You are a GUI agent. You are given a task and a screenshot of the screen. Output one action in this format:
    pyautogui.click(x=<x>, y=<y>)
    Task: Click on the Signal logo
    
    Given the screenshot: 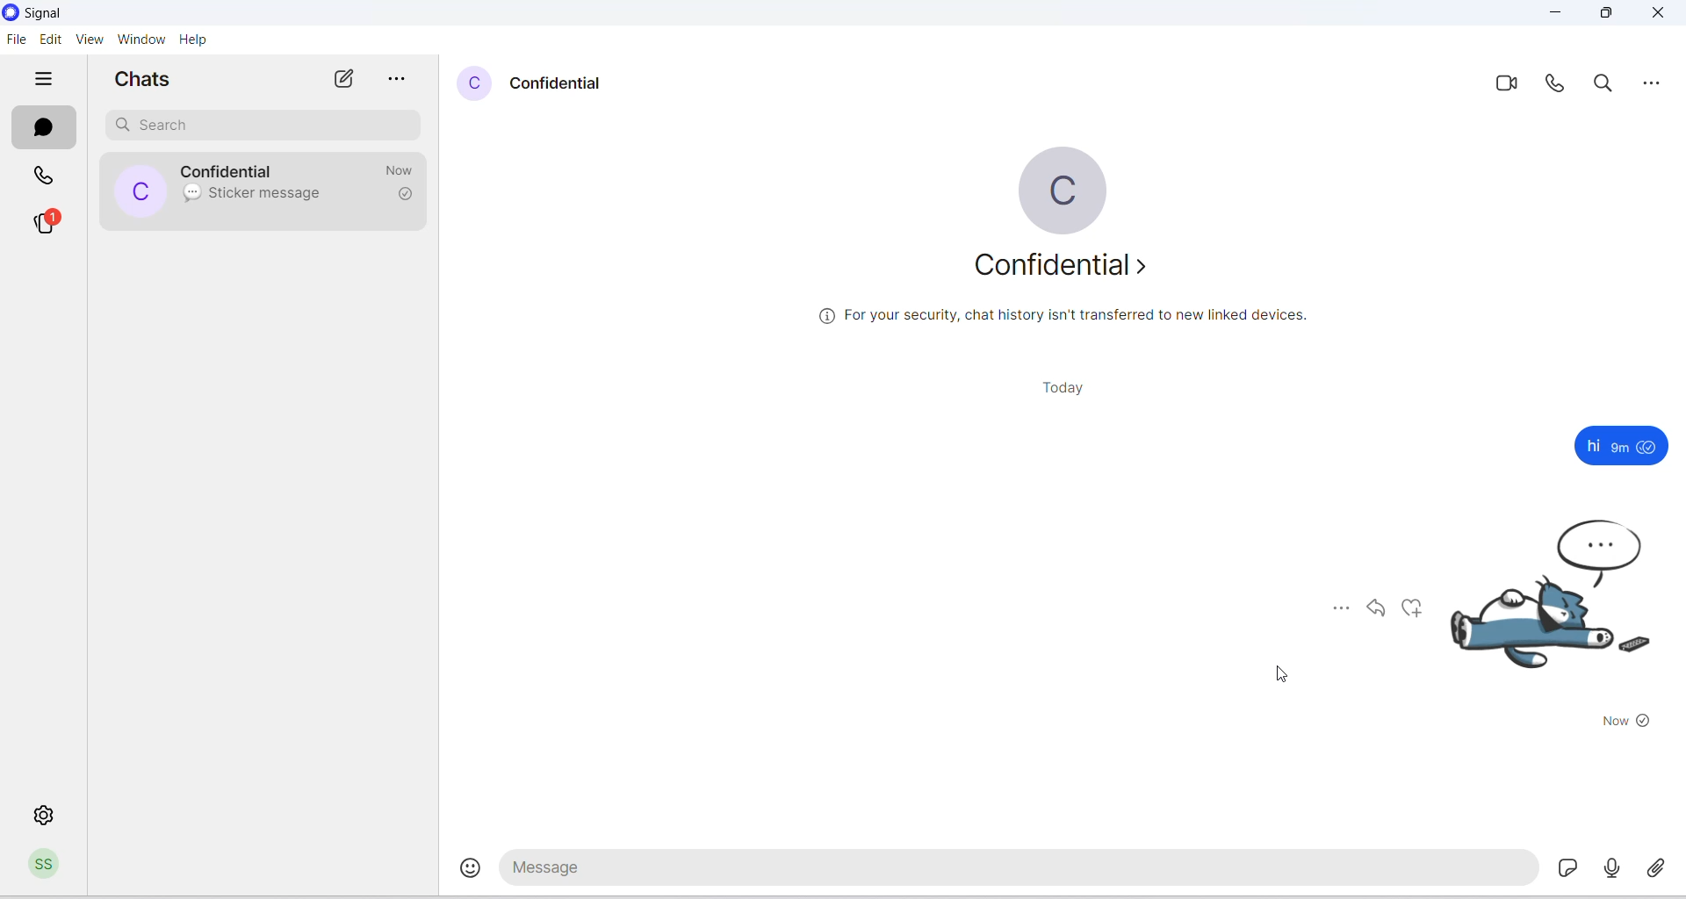 What is the action you would take?
    pyautogui.click(x=49, y=13)
    